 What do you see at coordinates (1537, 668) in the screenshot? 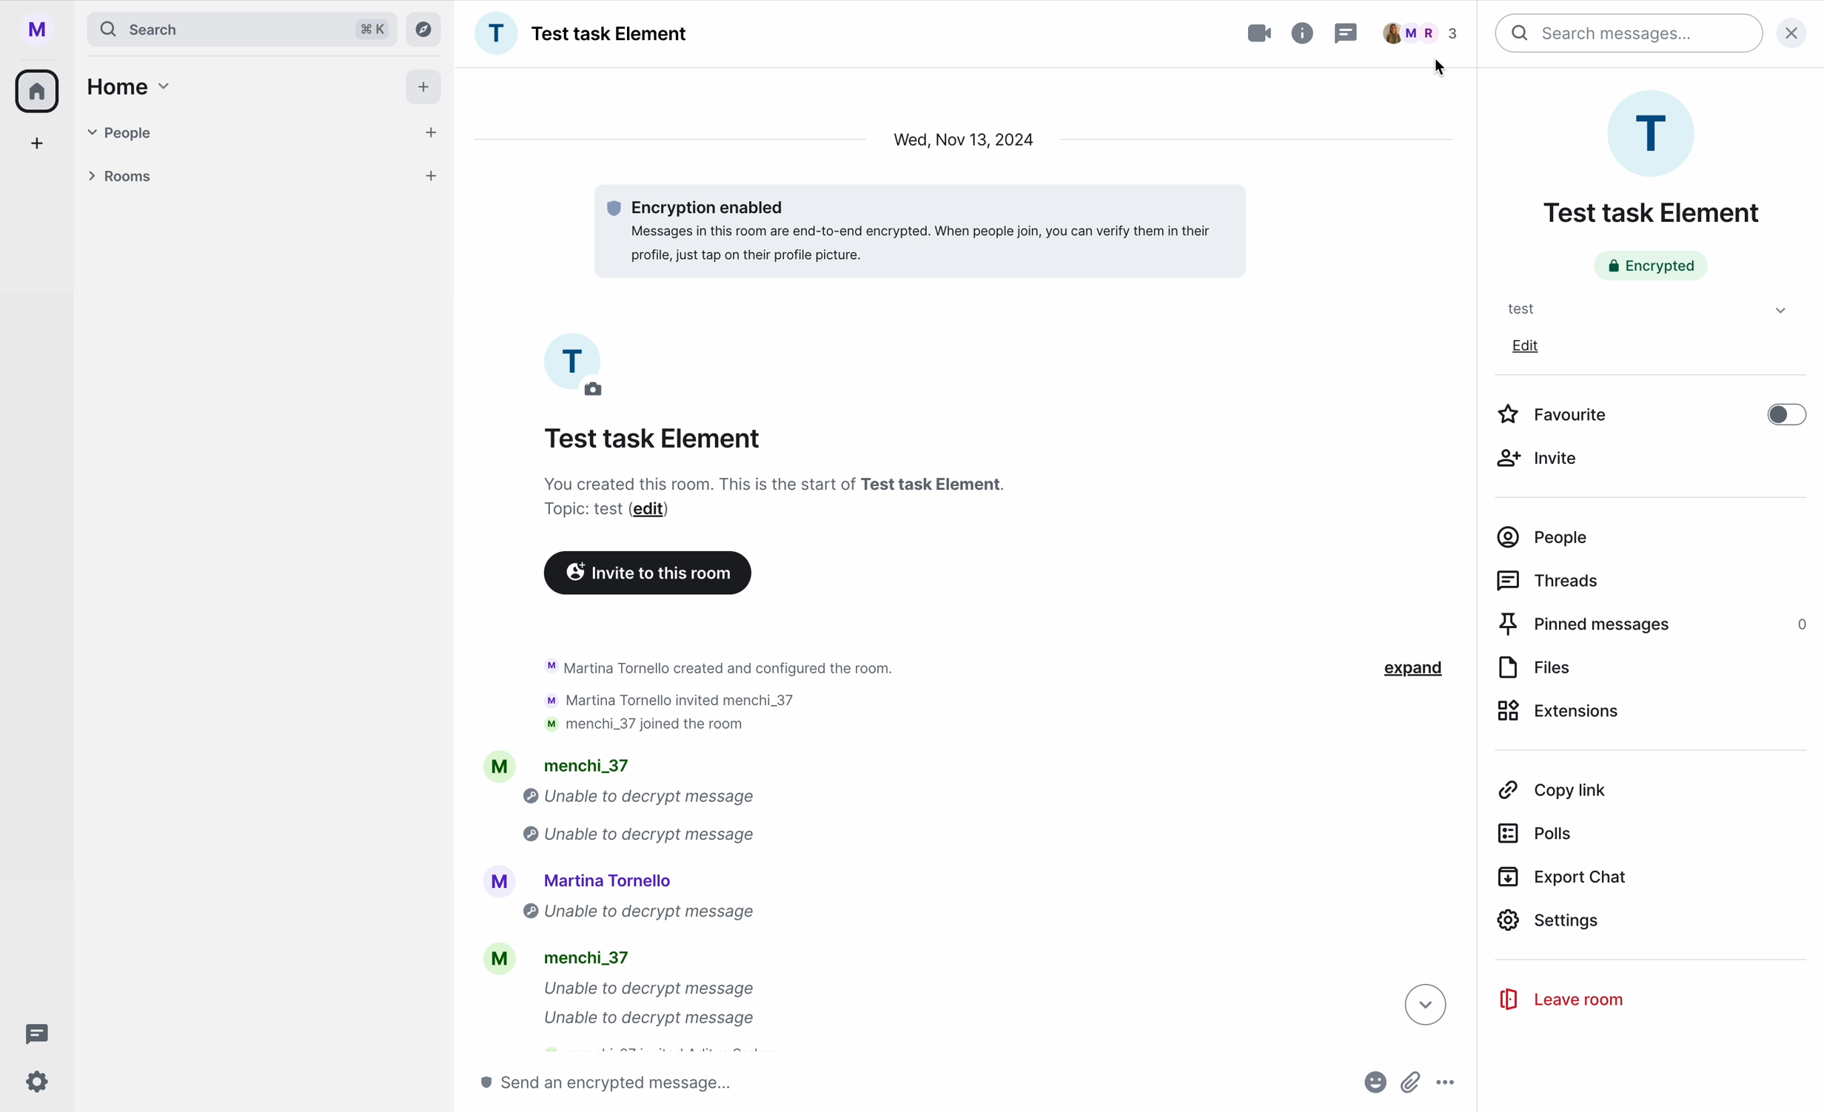
I see `files` at bounding box center [1537, 668].